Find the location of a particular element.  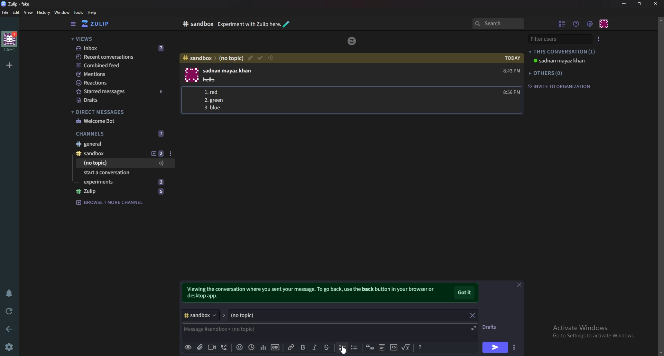

Configure topic notifications is located at coordinates (271, 58).